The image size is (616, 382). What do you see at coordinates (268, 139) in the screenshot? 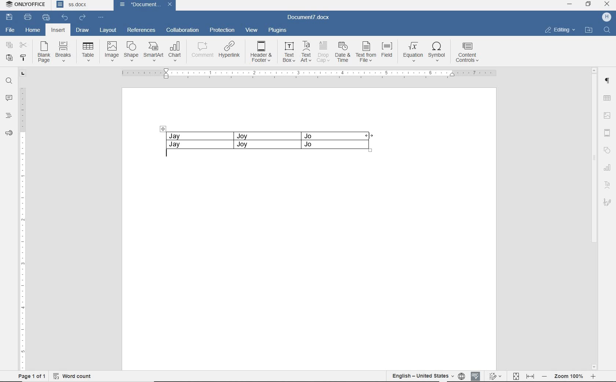
I see `TABLE` at bounding box center [268, 139].